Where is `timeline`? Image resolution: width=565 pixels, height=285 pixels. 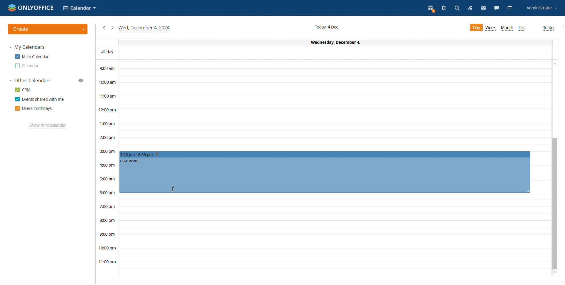 timeline is located at coordinates (107, 168).